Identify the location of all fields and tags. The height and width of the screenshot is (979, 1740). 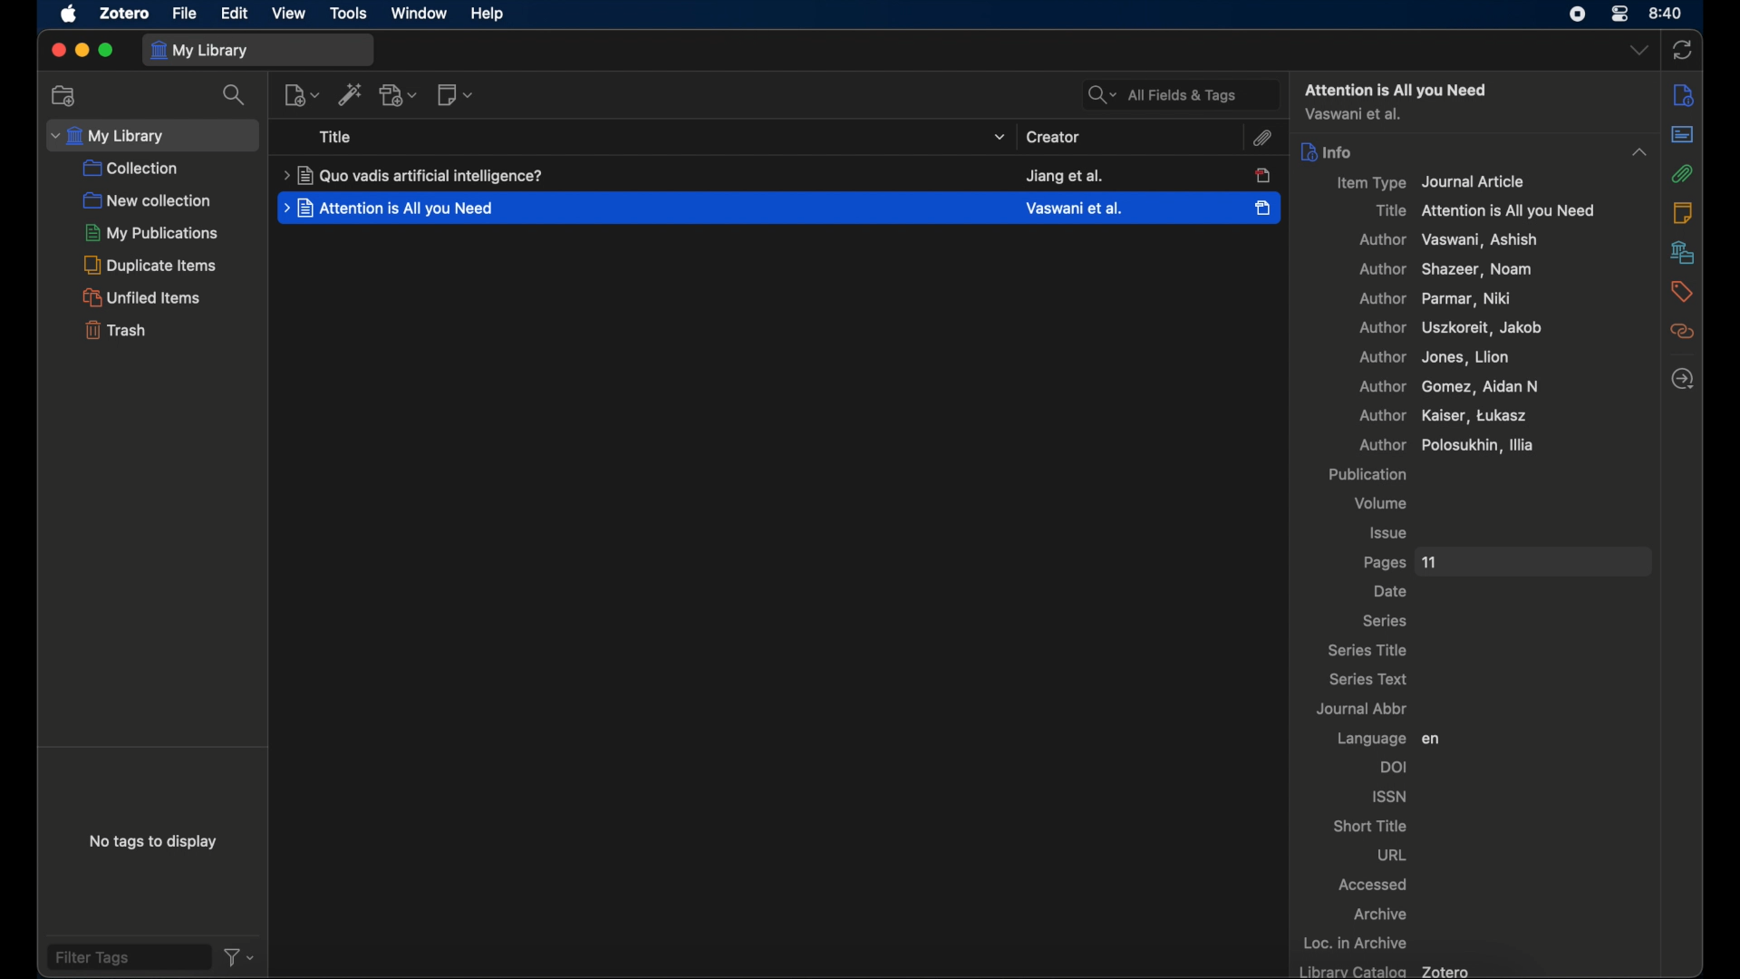
(1174, 92).